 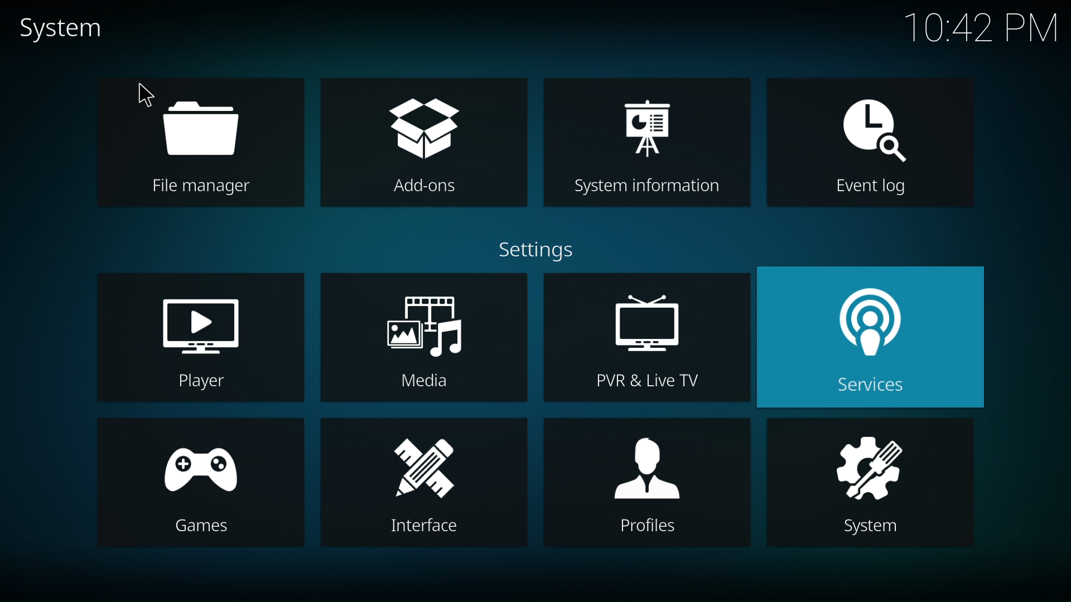 What do you see at coordinates (148, 93) in the screenshot?
I see `Cursor` at bounding box center [148, 93].